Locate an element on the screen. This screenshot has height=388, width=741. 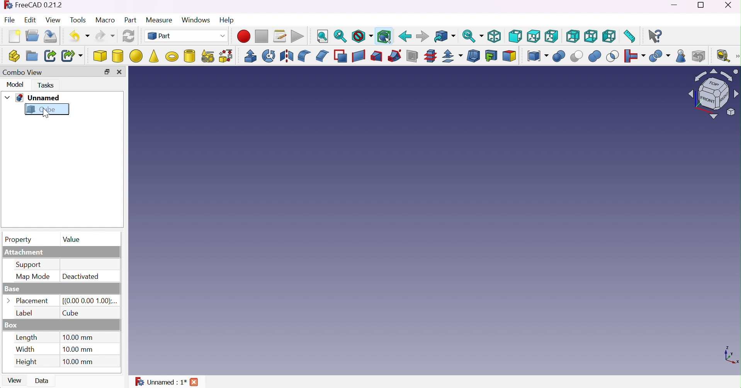
Measure is located at coordinates (160, 20).